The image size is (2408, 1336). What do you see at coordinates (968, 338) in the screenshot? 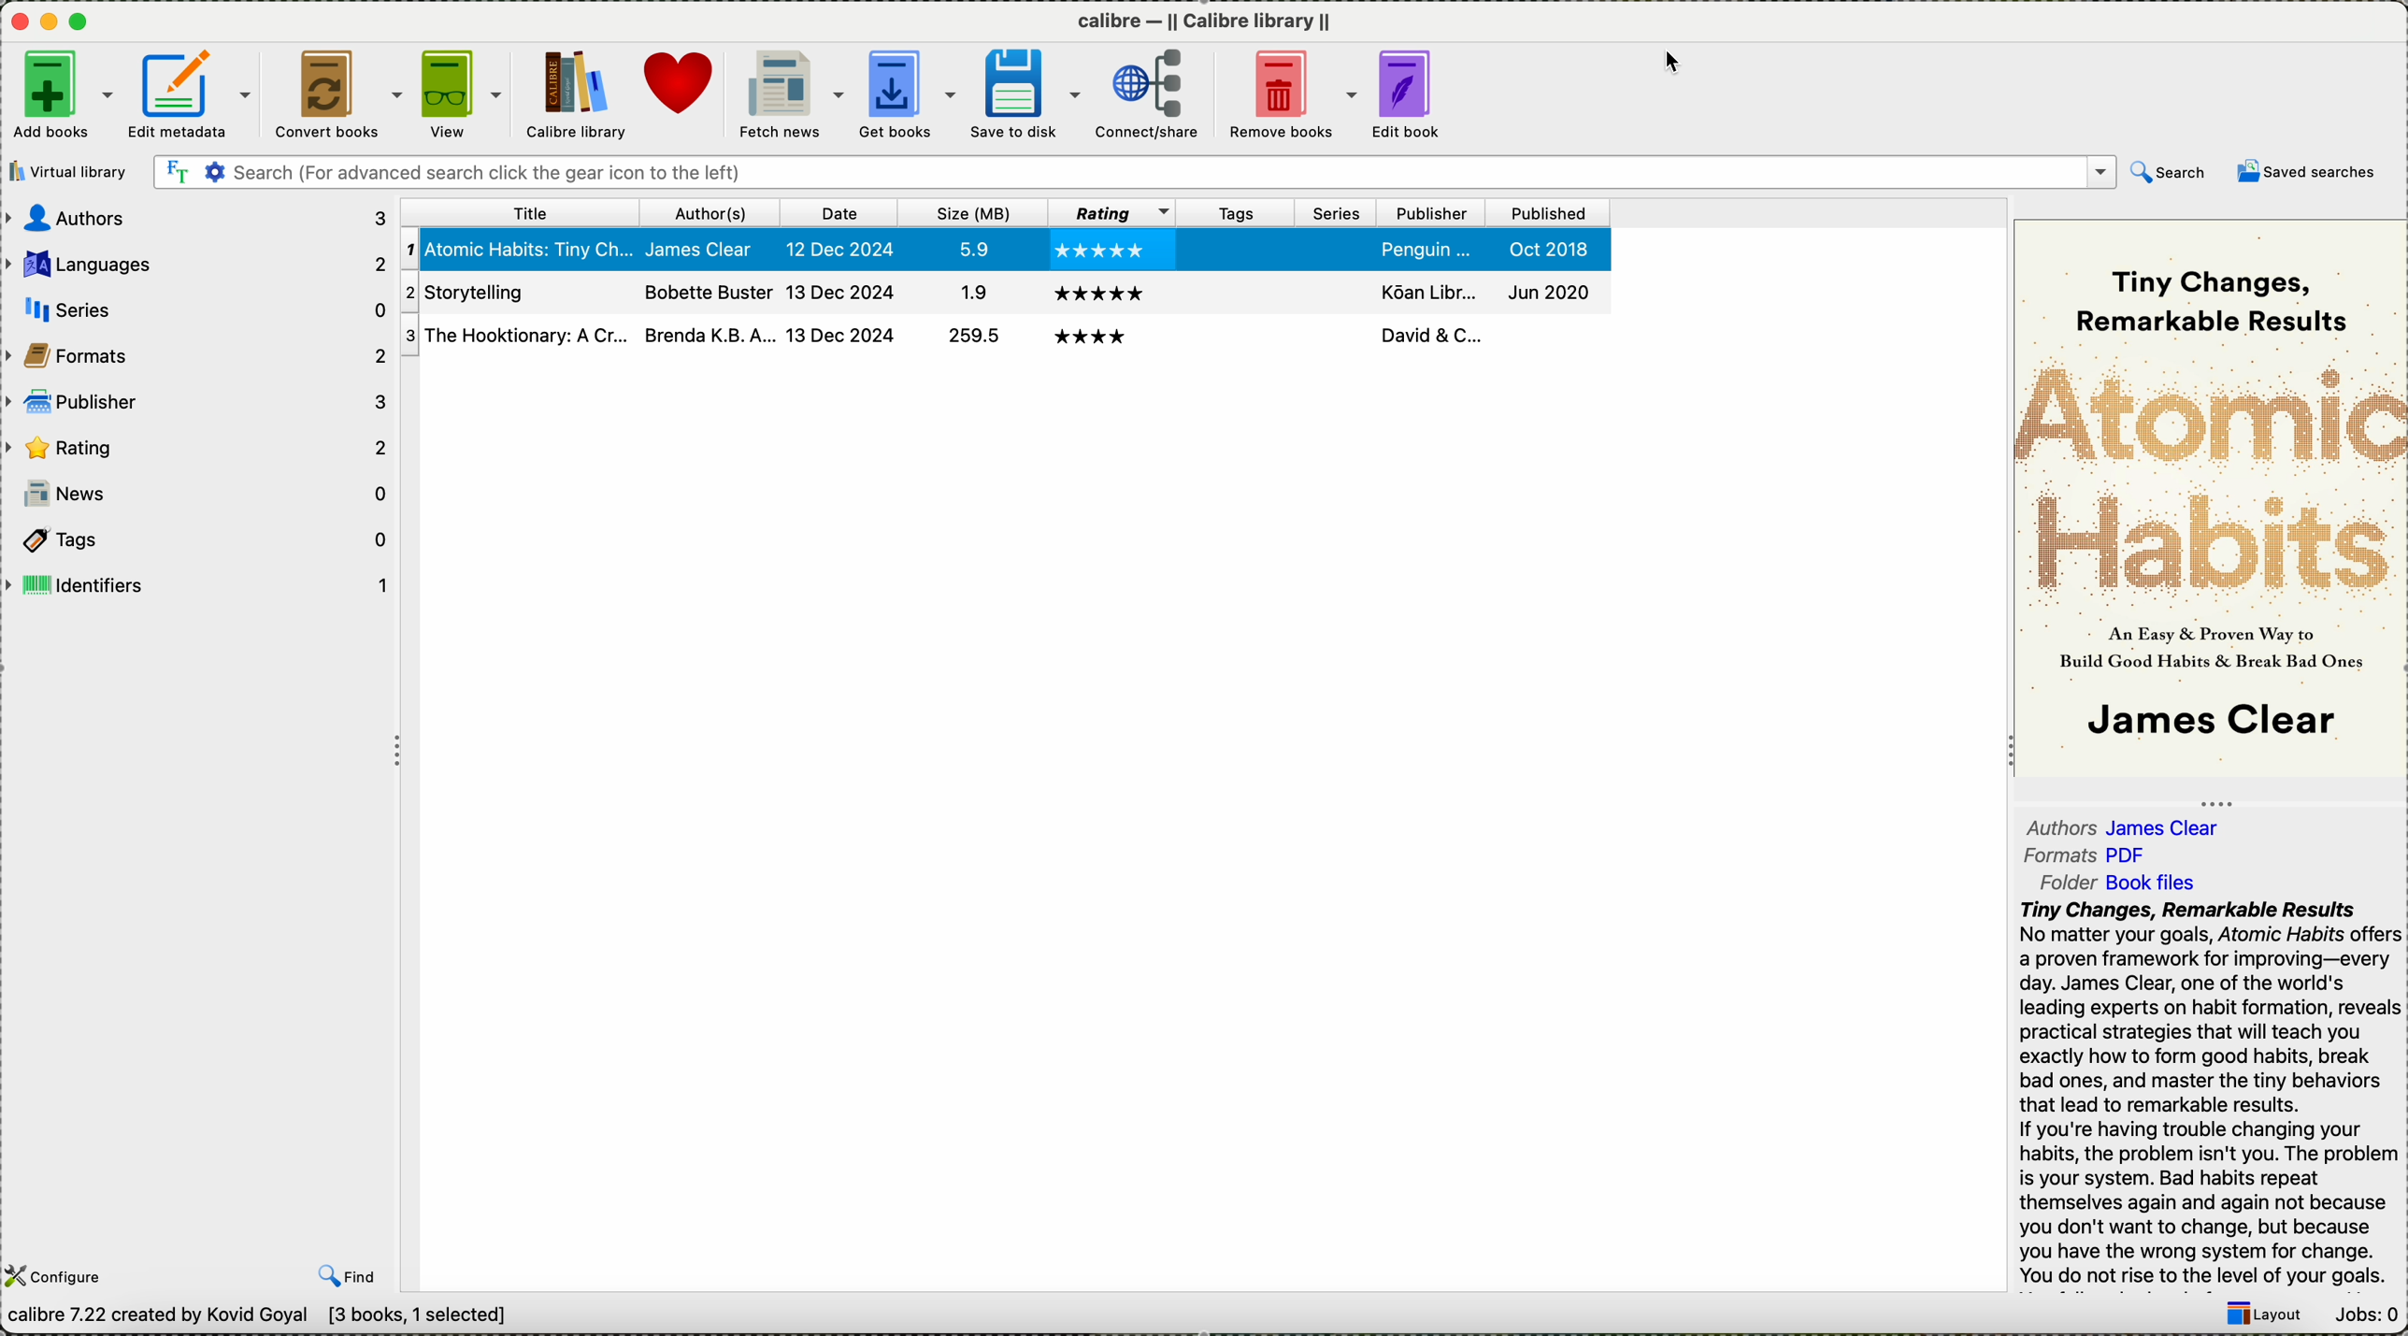
I see `1.9` at bounding box center [968, 338].